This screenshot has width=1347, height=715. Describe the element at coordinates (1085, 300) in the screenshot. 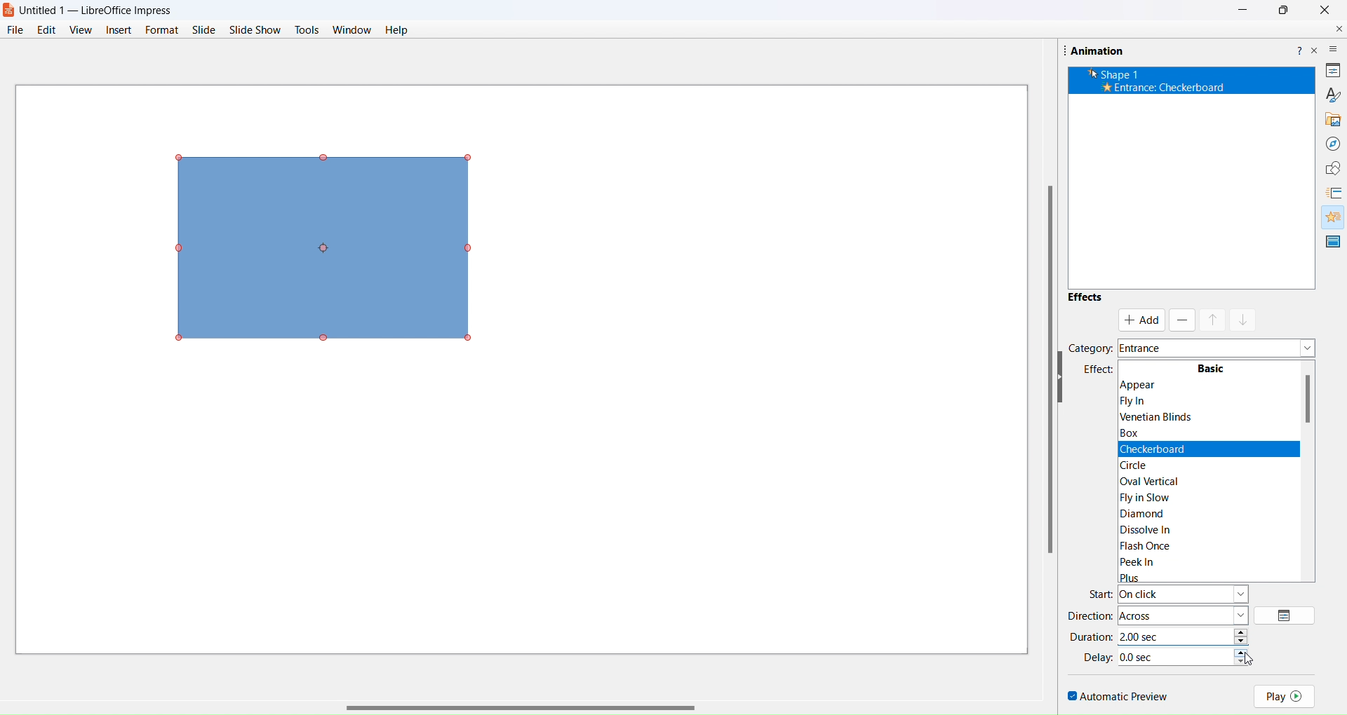

I see `effects` at that location.